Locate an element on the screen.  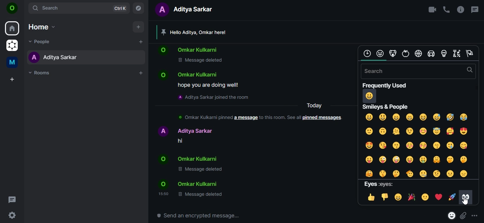
face with handover mouth is located at coordinates (451, 160).